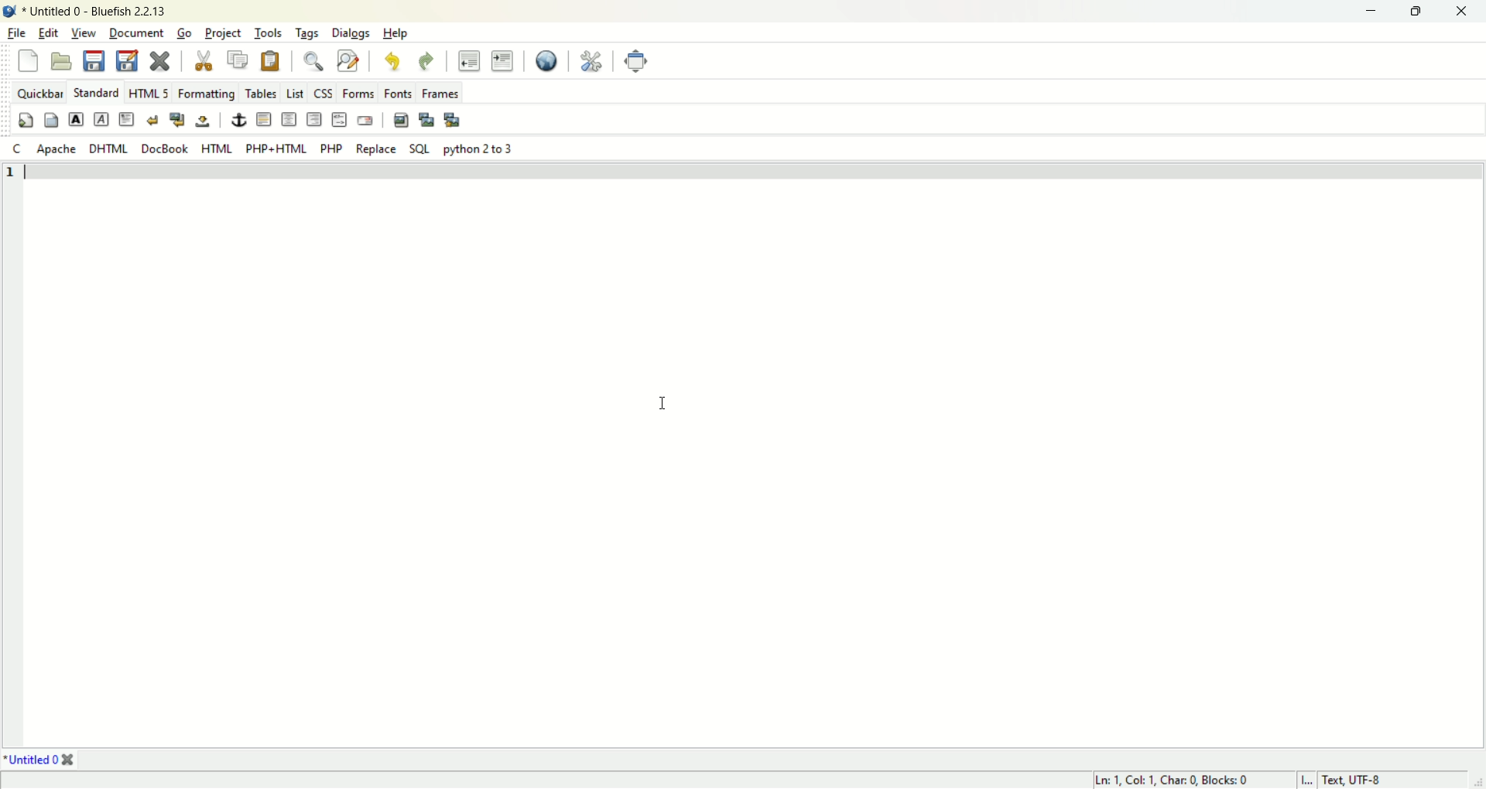  What do you see at coordinates (259, 94) in the screenshot?
I see `tables` at bounding box center [259, 94].